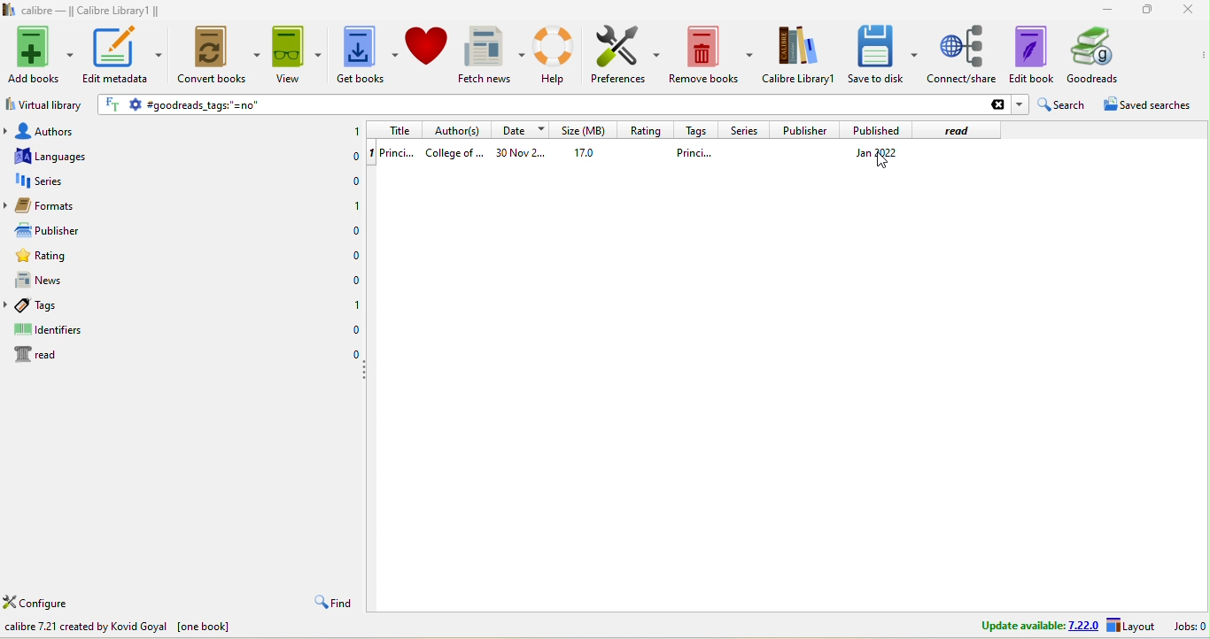 The image size is (1210, 639). I want to click on edit to book, so click(1031, 55).